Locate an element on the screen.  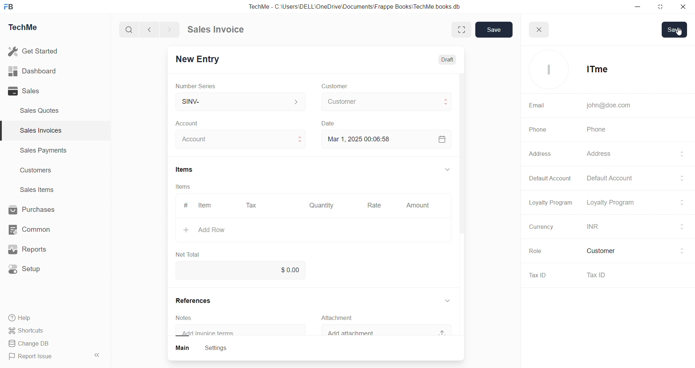
Role is located at coordinates (537, 251).